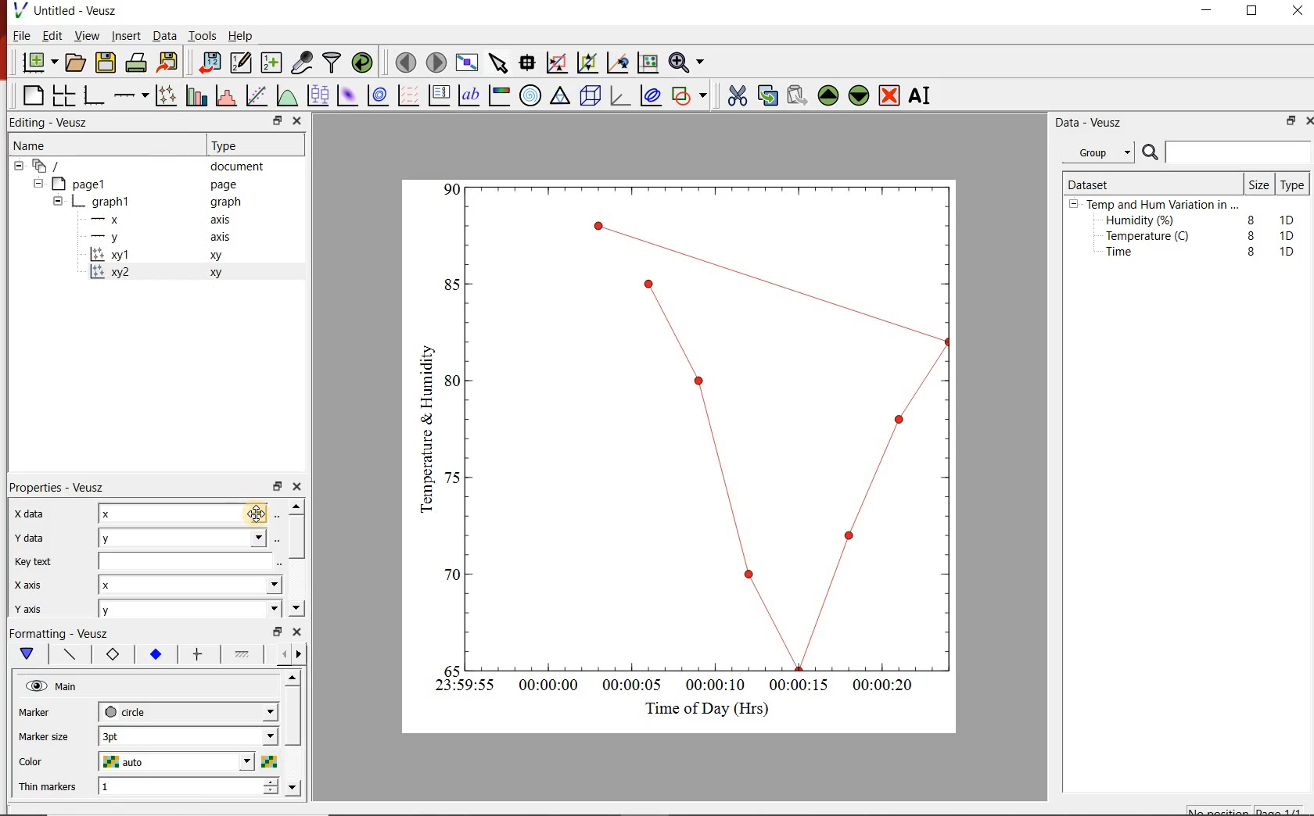  What do you see at coordinates (318, 96) in the screenshot?
I see `plot box plots` at bounding box center [318, 96].